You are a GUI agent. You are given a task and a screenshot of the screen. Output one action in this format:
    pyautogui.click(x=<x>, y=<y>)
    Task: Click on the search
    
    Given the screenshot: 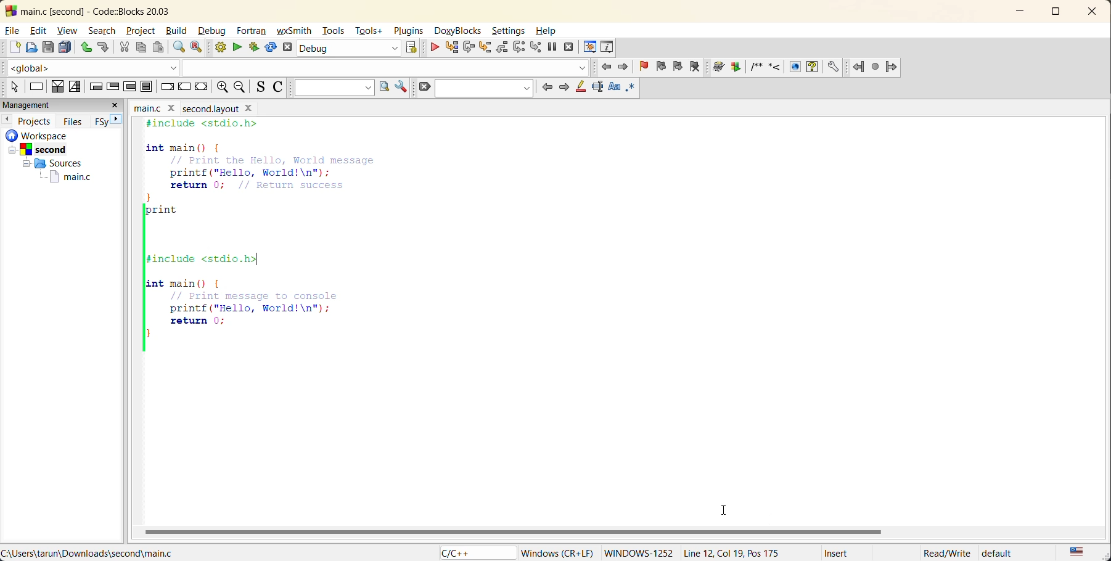 What is the action you would take?
    pyautogui.click(x=104, y=31)
    